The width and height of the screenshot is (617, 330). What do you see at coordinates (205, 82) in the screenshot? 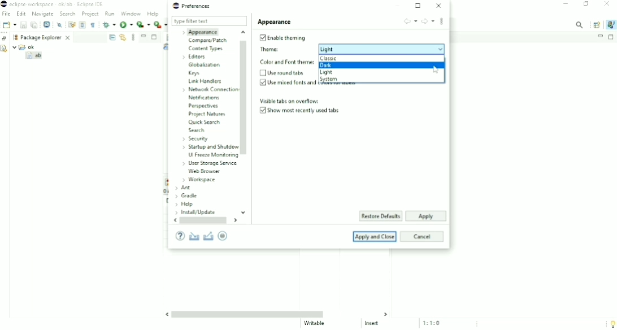
I see `Link Handlers` at bounding box center [205, 82].